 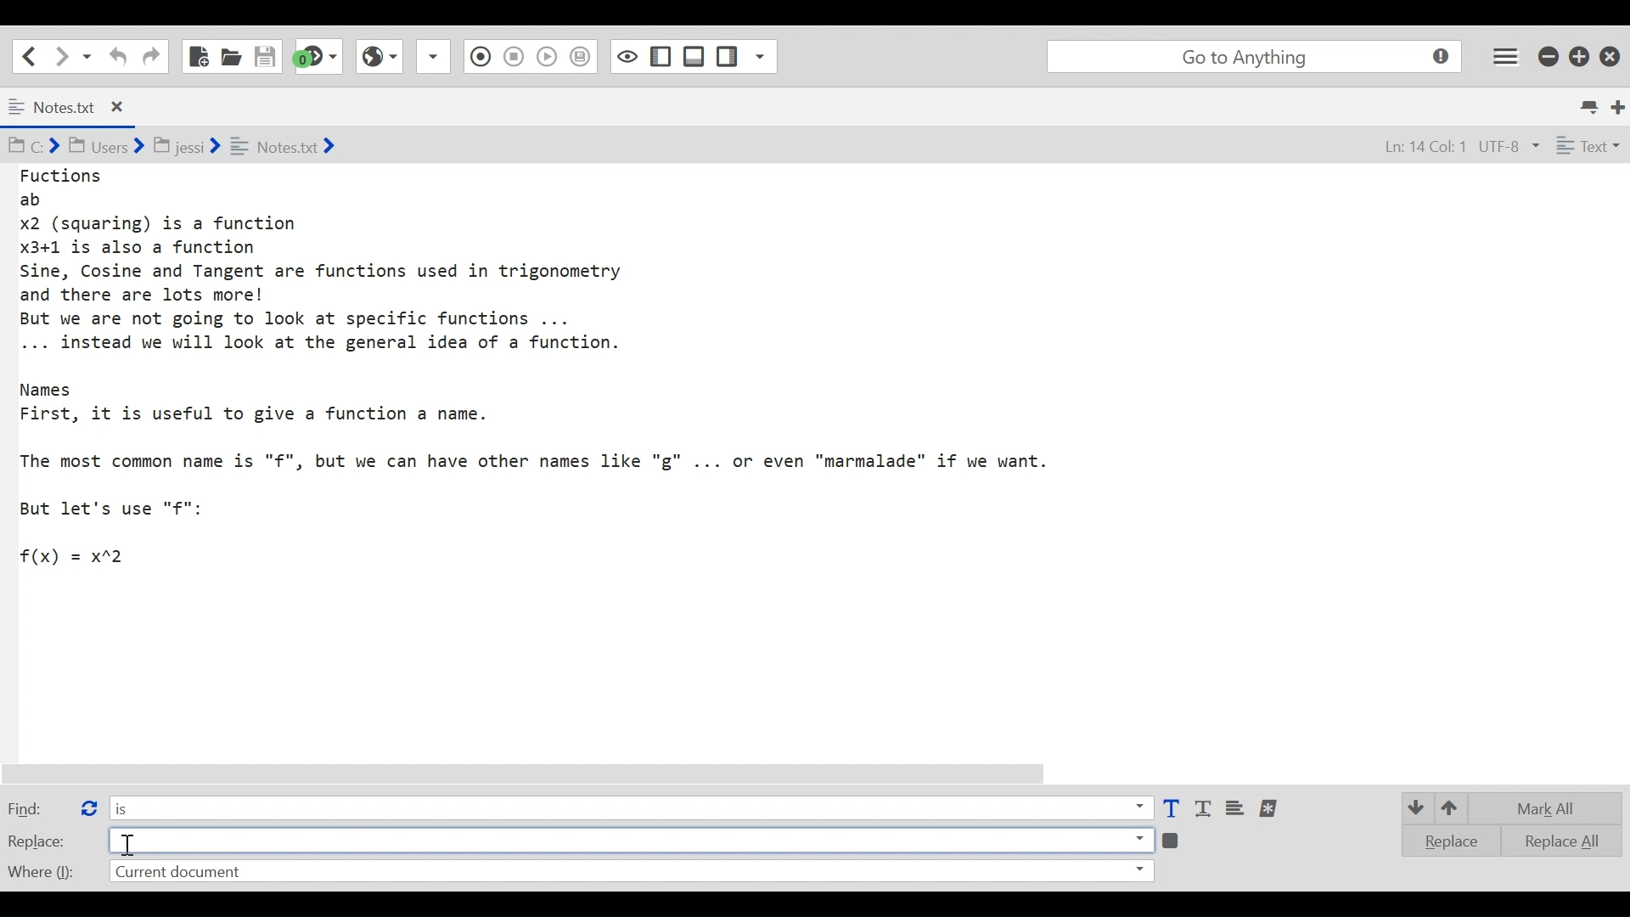 I want to click on Replace, so click(x=37, y=841).